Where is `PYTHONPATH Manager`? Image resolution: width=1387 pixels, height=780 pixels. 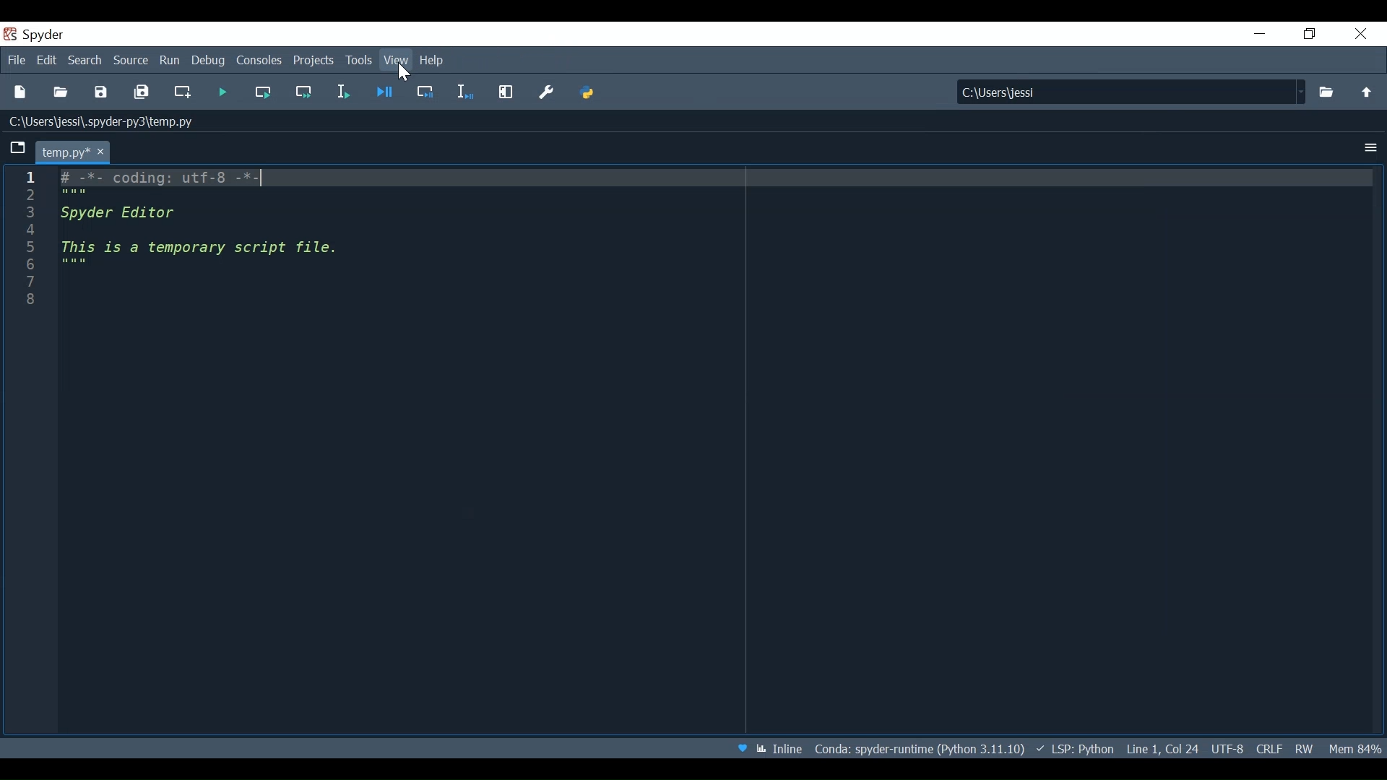 PYTHONPATH Manager is located at coordinates (590, 93).